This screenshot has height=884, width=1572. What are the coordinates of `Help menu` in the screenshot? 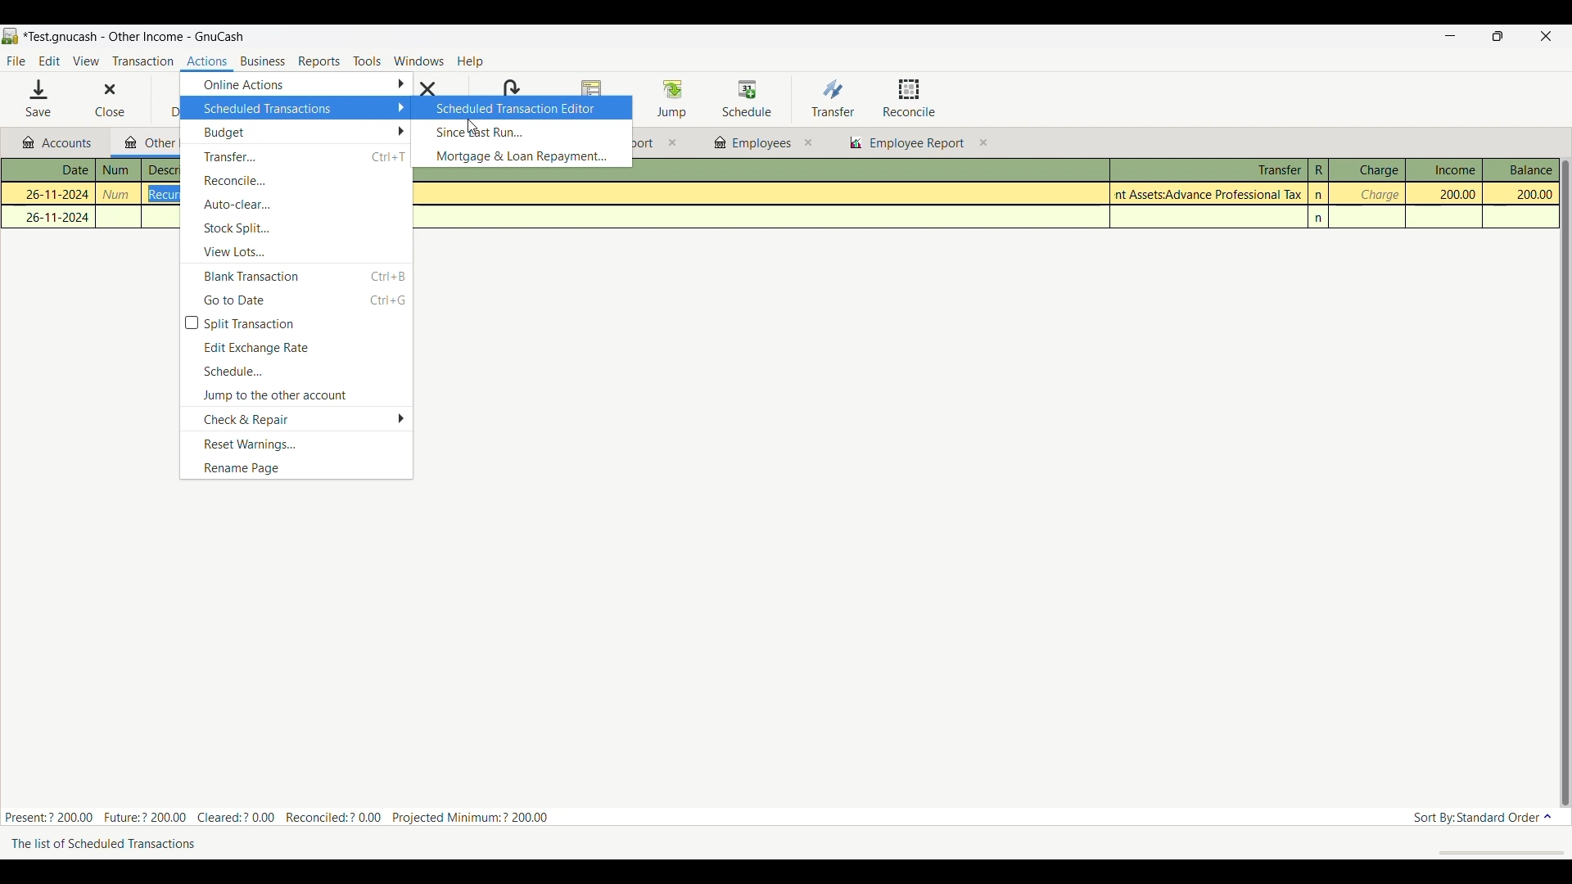 It's located at (471, 62).